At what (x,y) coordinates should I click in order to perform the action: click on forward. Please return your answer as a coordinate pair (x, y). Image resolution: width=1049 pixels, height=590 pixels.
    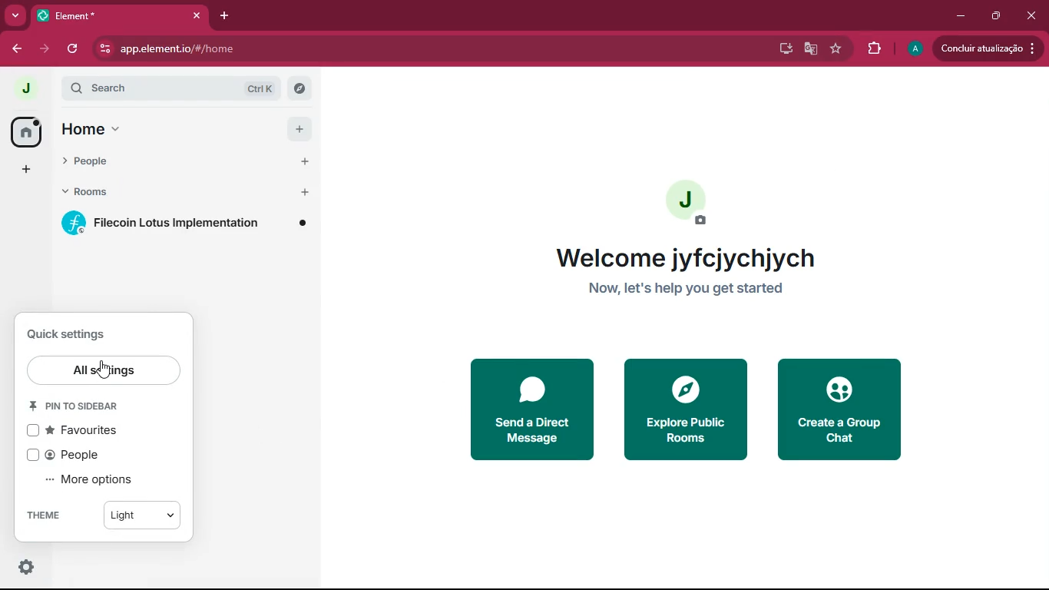
    Looking at the image, I should click on (45, 51).